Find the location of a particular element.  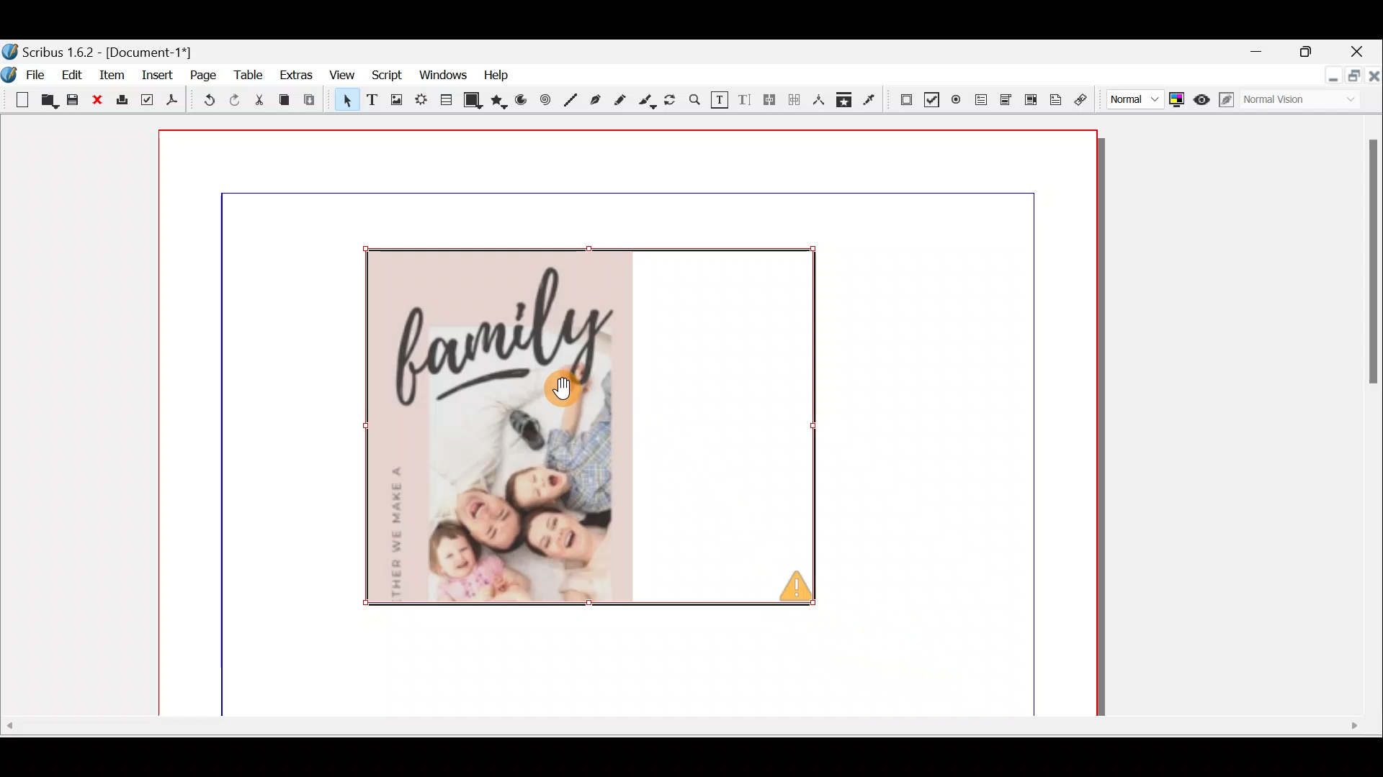

Canvas is located at coordinates (633, 565).